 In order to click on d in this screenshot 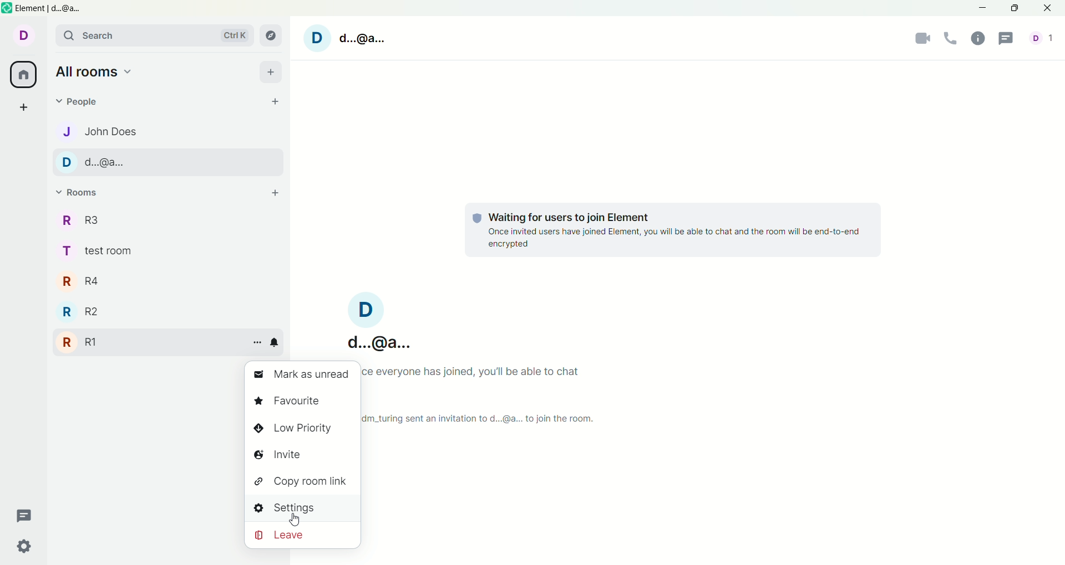, I will do `click(22, 38)`.